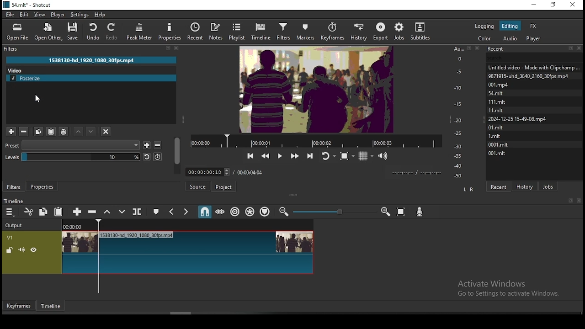 This screenshot has height=329, width=585. What do you see at coordinates (156, 211) in the screenshot?
I see `create/edit marker` at bounding box center [156, 211].